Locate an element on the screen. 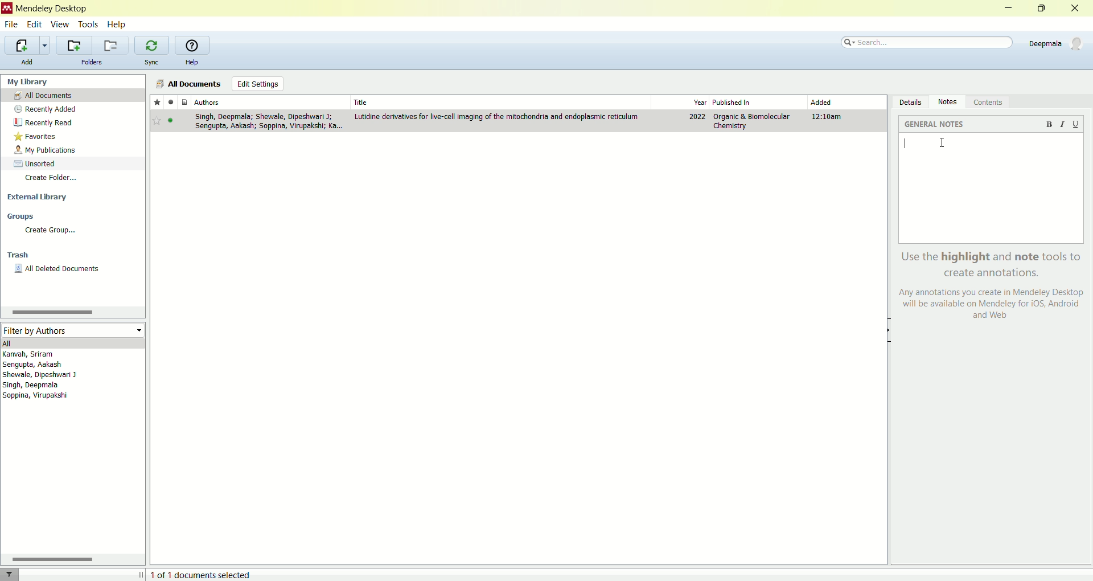  underline is located at coordinates (1075, 124).